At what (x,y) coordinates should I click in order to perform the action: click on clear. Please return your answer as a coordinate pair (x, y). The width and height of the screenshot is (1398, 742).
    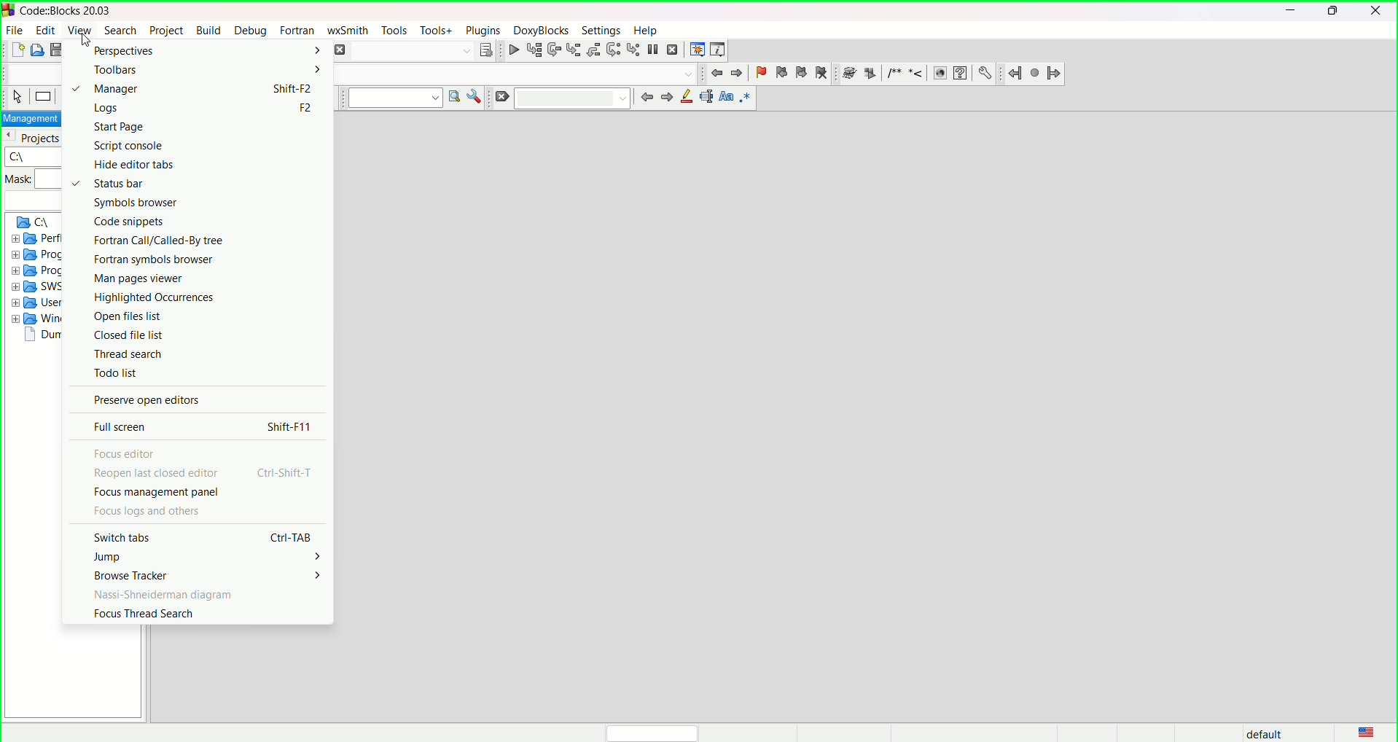
    Looking at the image, I should click on (502, 96).